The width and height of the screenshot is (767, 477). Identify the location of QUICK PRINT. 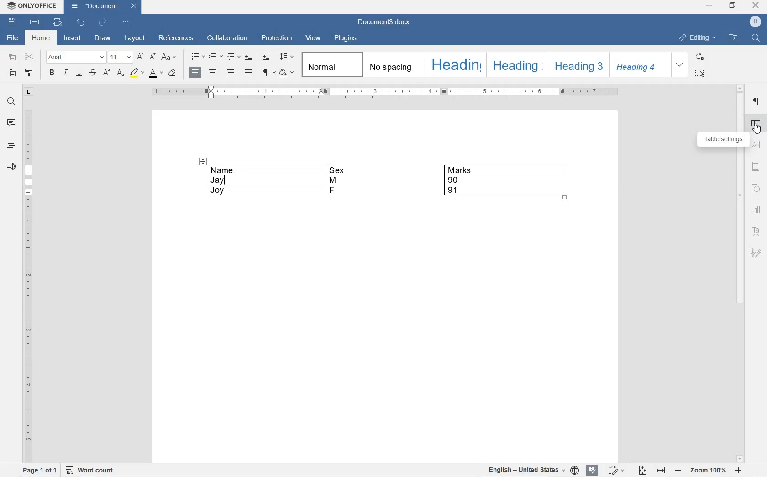
(58, 22).